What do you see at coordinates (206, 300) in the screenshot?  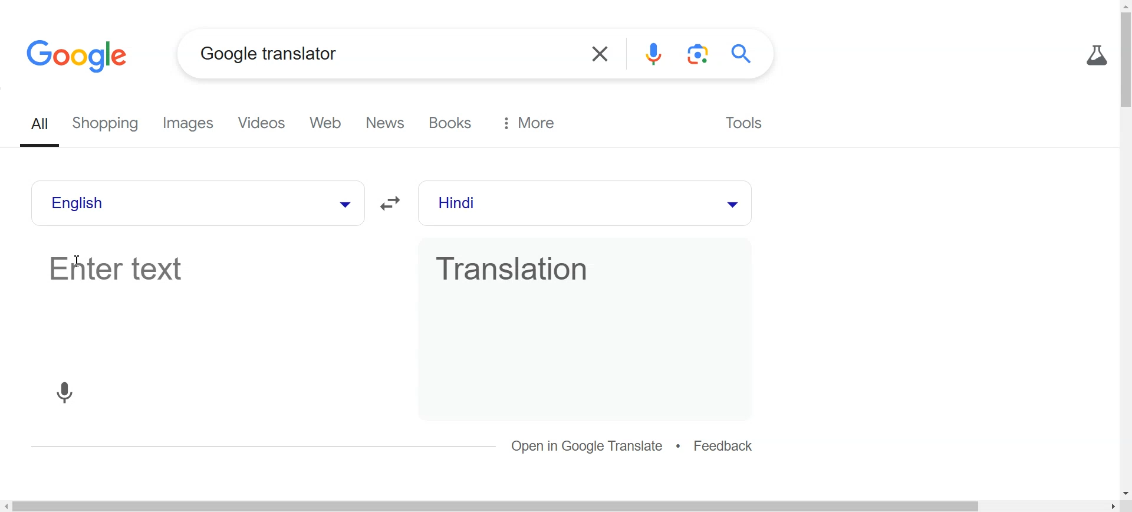 I see `Enter Text` at bounding box center [206, 300].